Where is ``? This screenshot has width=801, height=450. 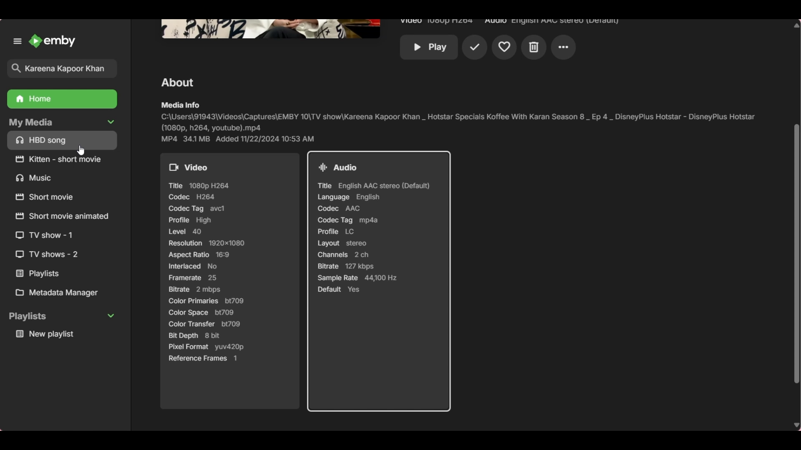
 is located at coordinates (57, 197).